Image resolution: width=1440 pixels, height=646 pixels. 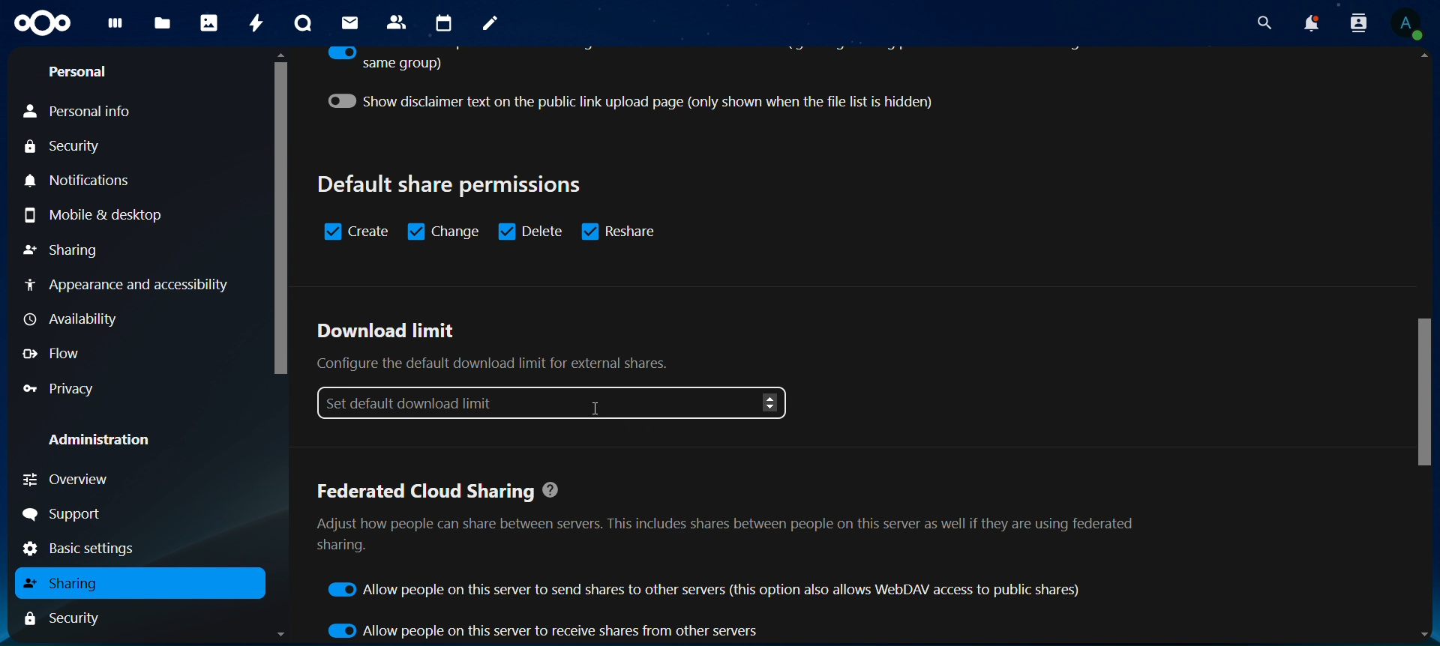 I want to click on reshare, so click(x=625, y=230).